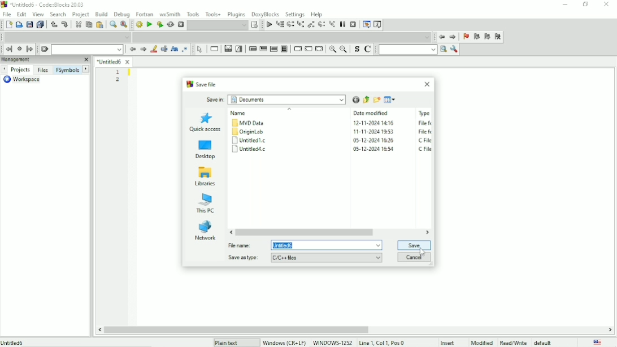  I want to click on Toggle comments, so click(368, 49).